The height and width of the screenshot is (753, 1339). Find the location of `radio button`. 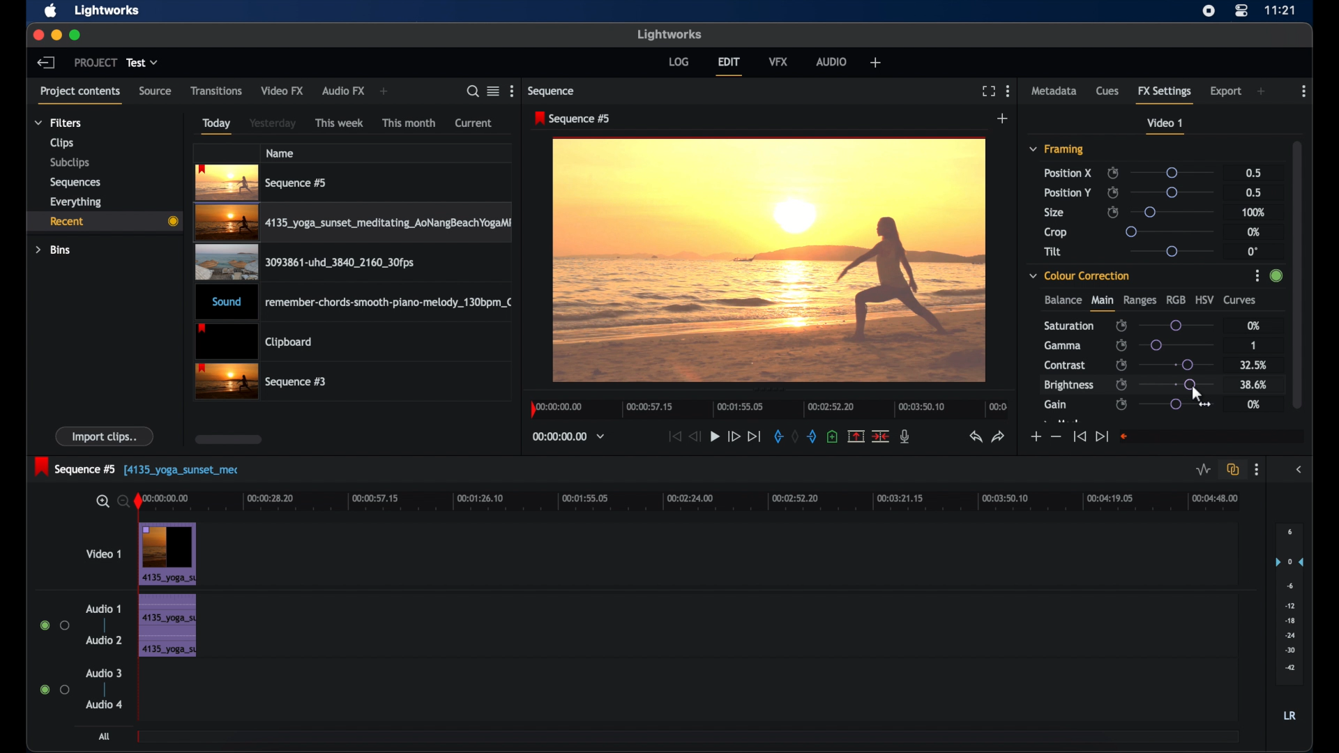

radio button is located at coordinates (54, 689).